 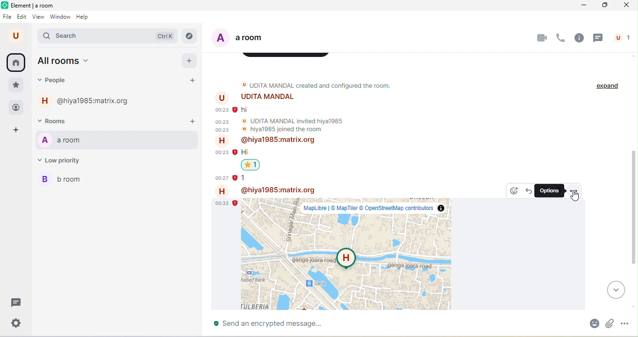 I want to click on vertical scroll bar, so click(x=632, y=206).